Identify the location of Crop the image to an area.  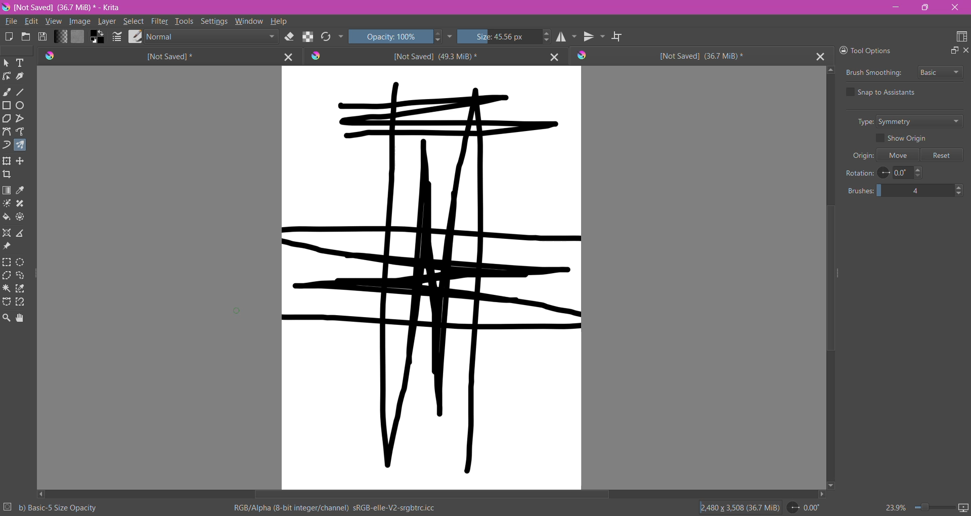
(8, 175).